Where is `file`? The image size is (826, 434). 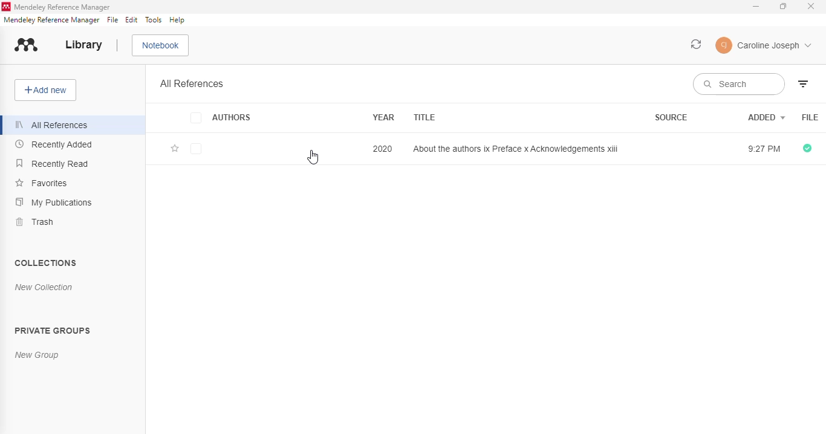
file is located at coordinates (810, 117).